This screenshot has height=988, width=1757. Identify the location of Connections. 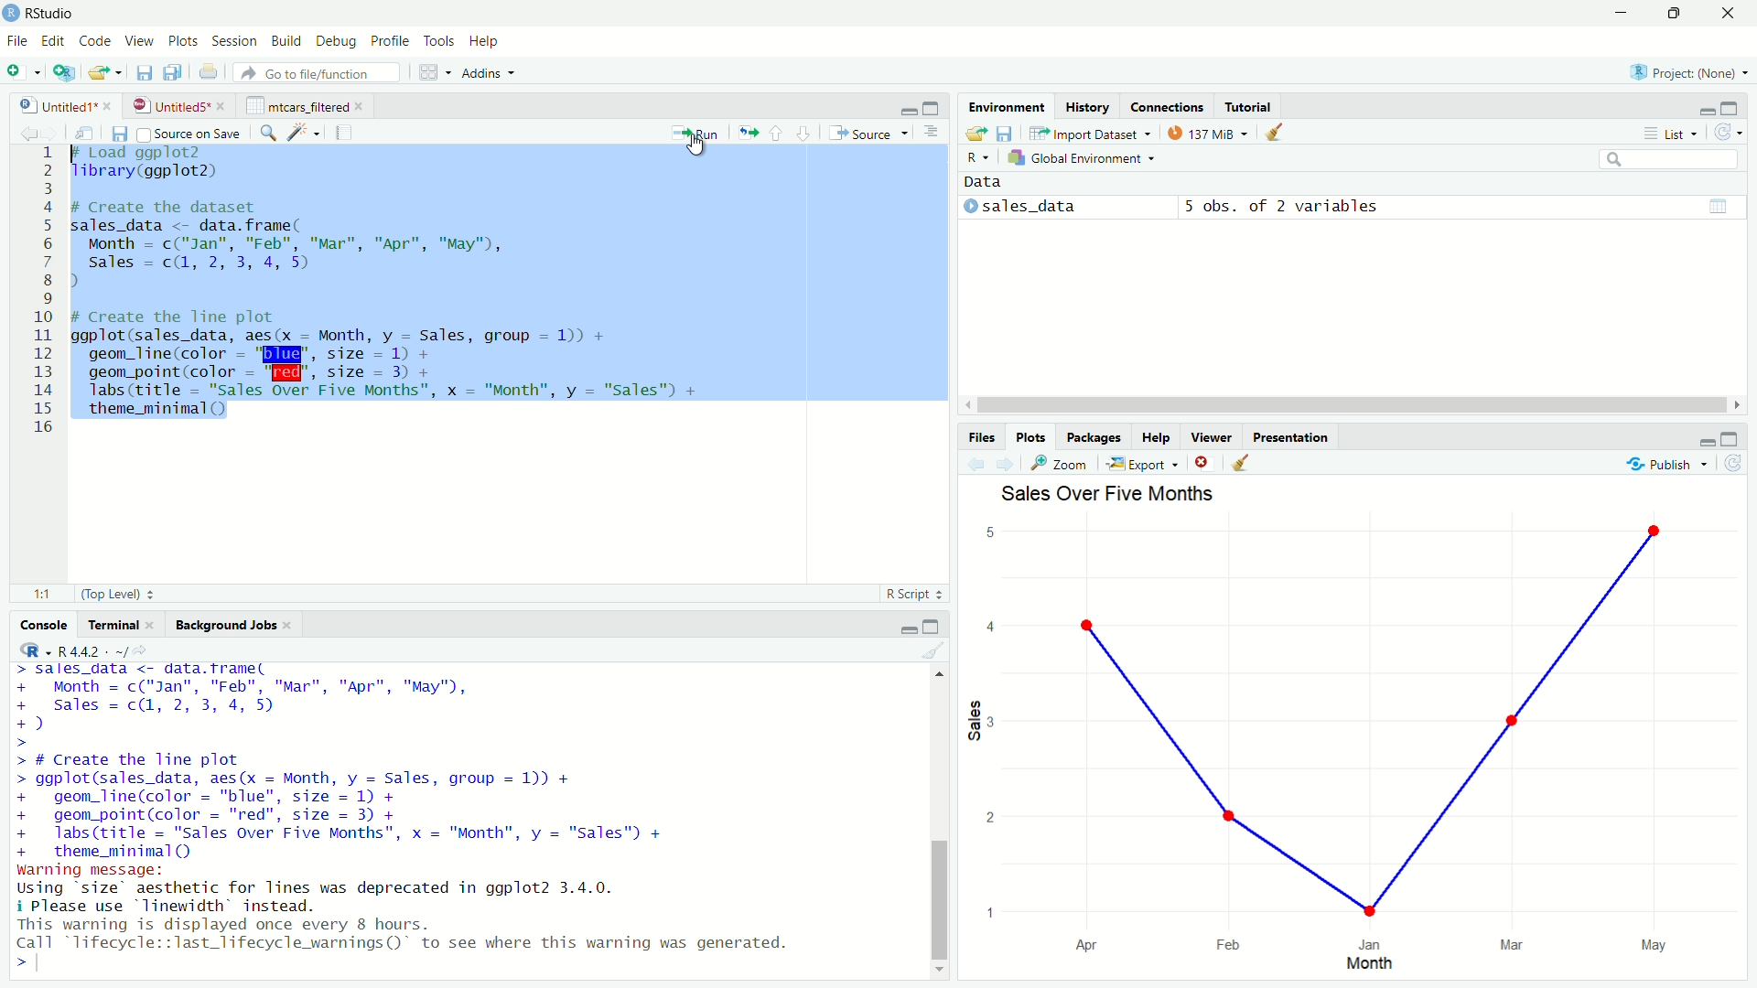
(1168, 107).